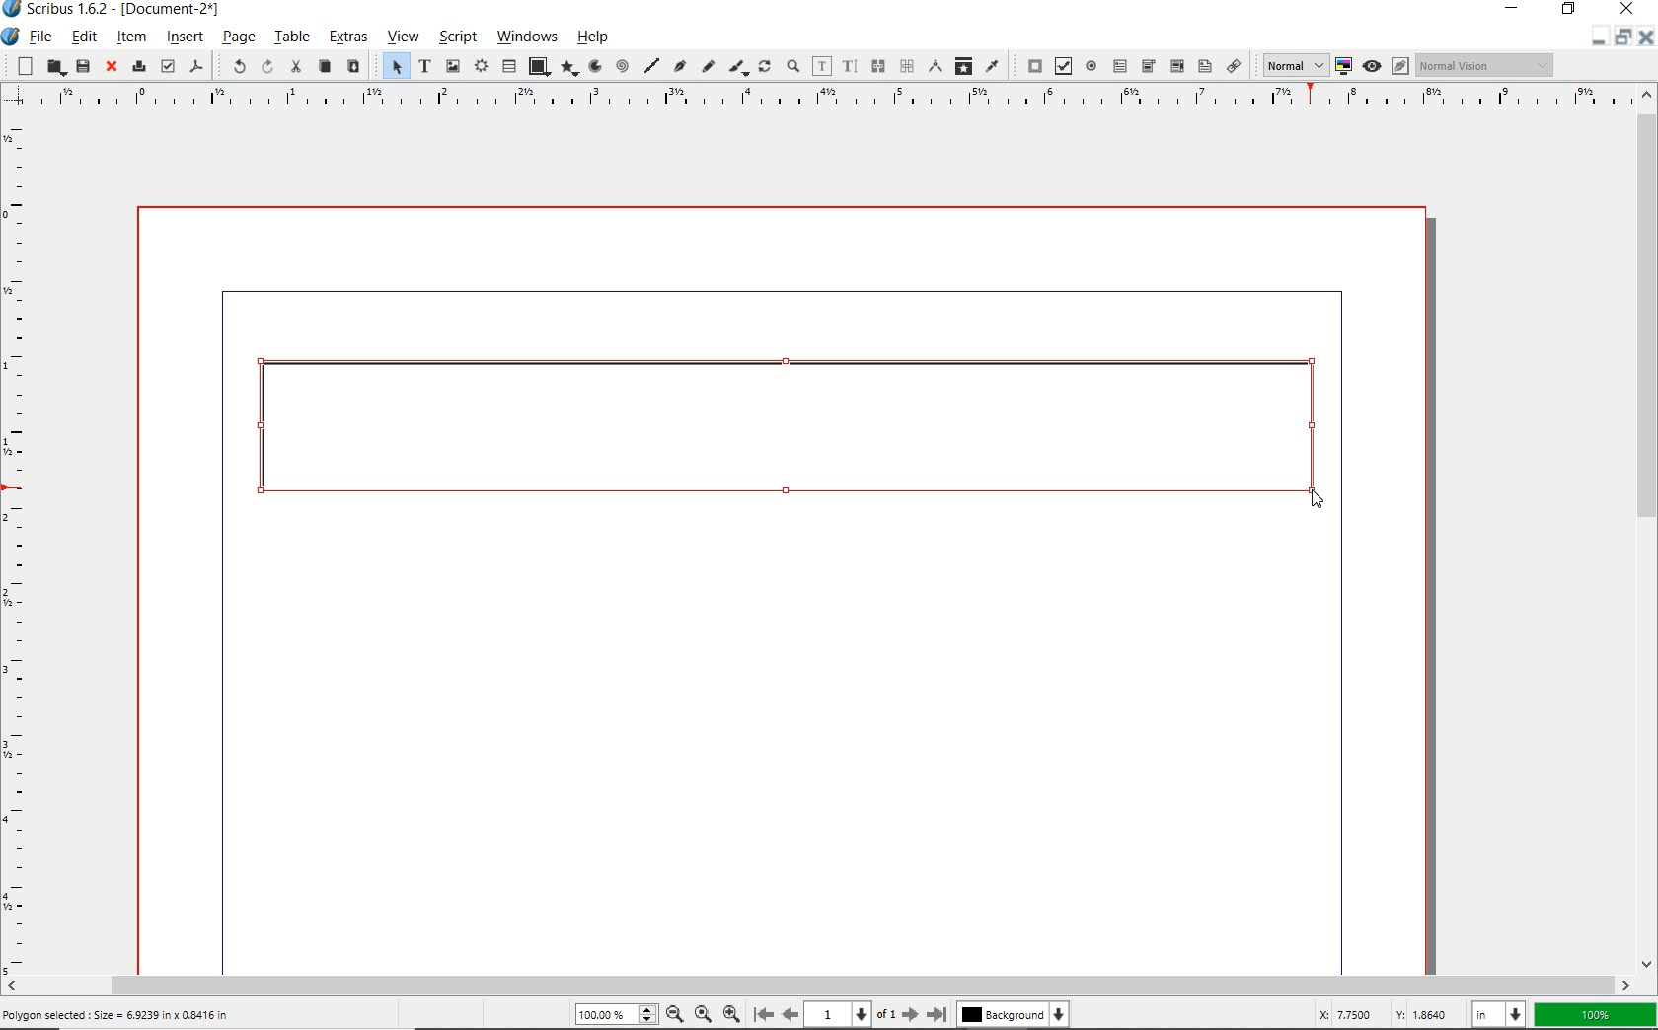 Image resolution: width=1658 pixels, height=1030 pixels. What do you see at coordinates (167, 66) in the screenshot?
I see `preflight verifier` at bounding box center [167, 66].